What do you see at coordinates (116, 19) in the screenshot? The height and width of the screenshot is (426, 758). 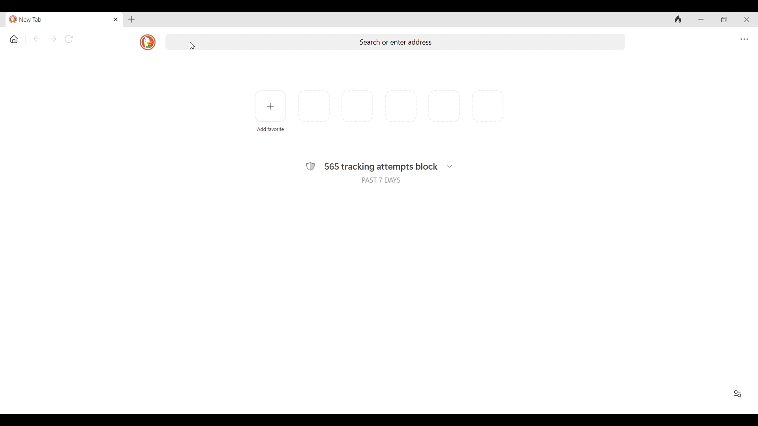 I see `Close tab` at bounding box center [116, 19].